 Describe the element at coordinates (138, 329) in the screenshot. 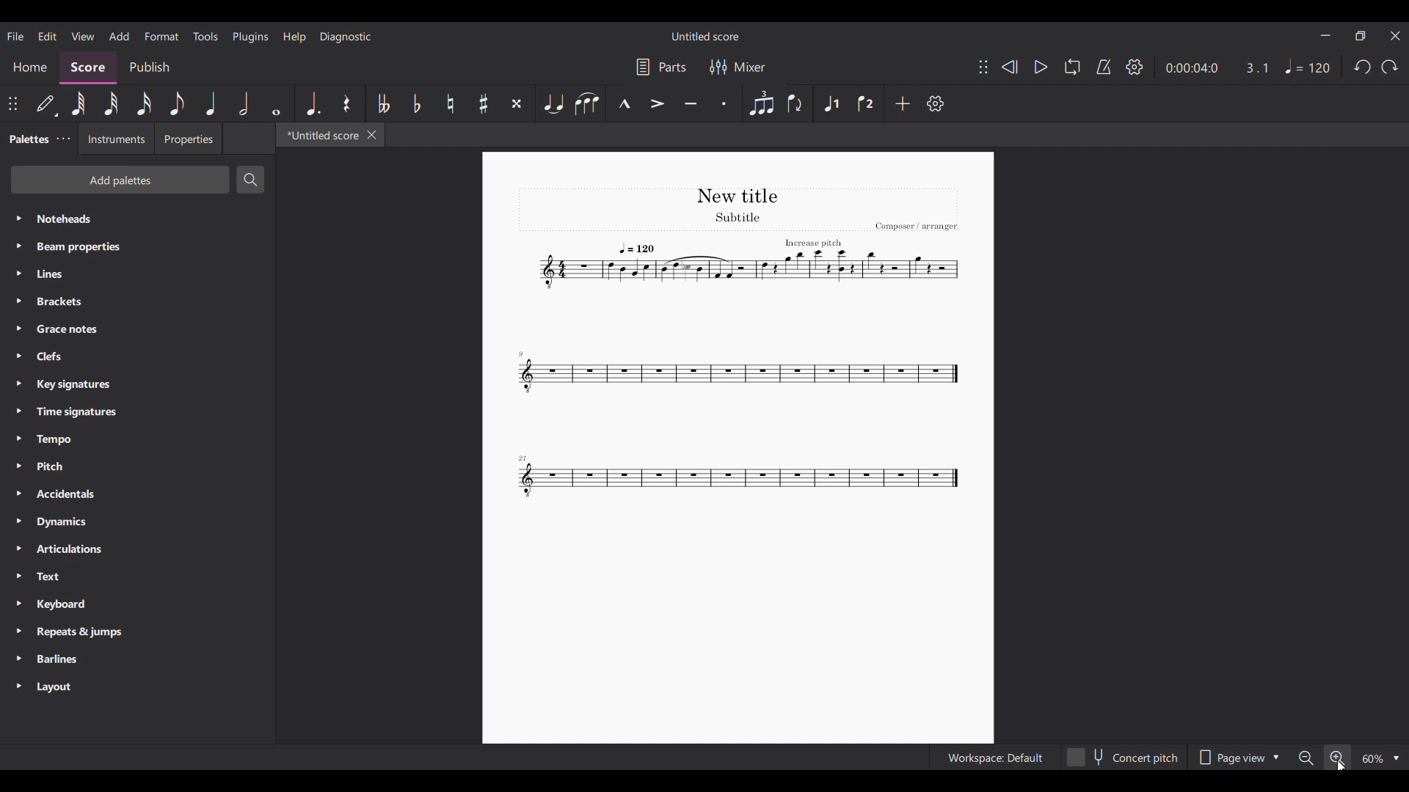

I see `Grace notes` at that location.